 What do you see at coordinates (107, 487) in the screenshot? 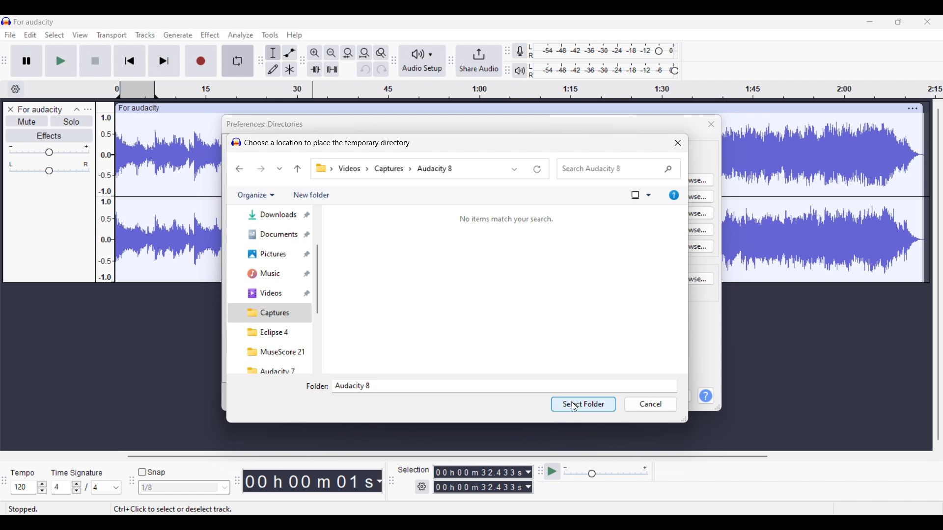
I see `Options for max. time signature` at bounding box center [107, 487].